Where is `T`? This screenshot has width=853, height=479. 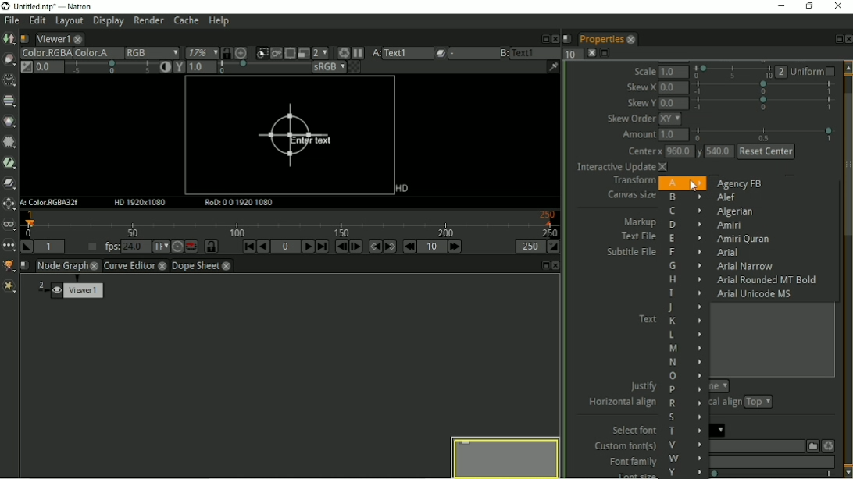 T is located at coordinates (685, 432).